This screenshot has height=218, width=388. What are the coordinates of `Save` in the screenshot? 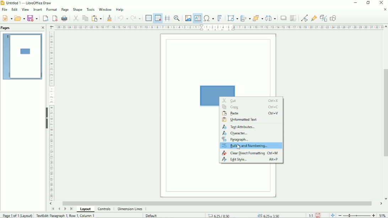 It's located at (318, 216).